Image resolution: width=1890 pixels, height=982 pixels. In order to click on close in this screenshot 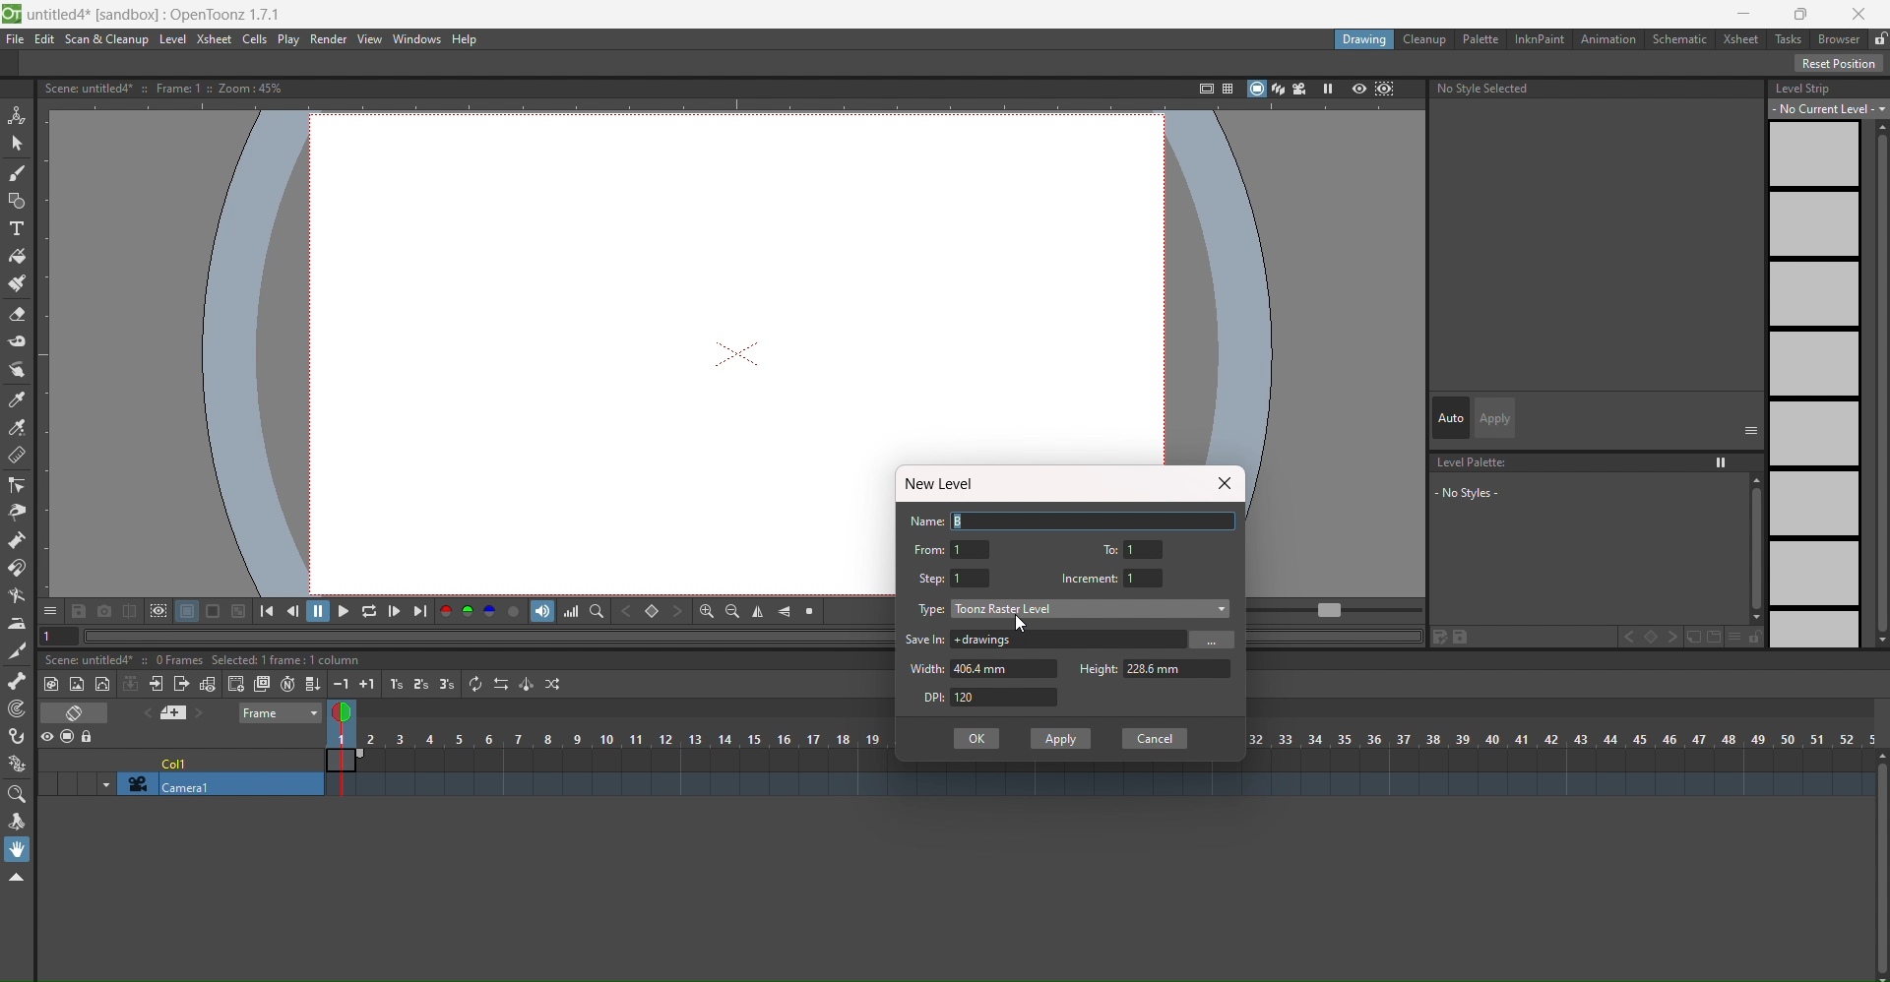, I will do `click(1860, 14)`.